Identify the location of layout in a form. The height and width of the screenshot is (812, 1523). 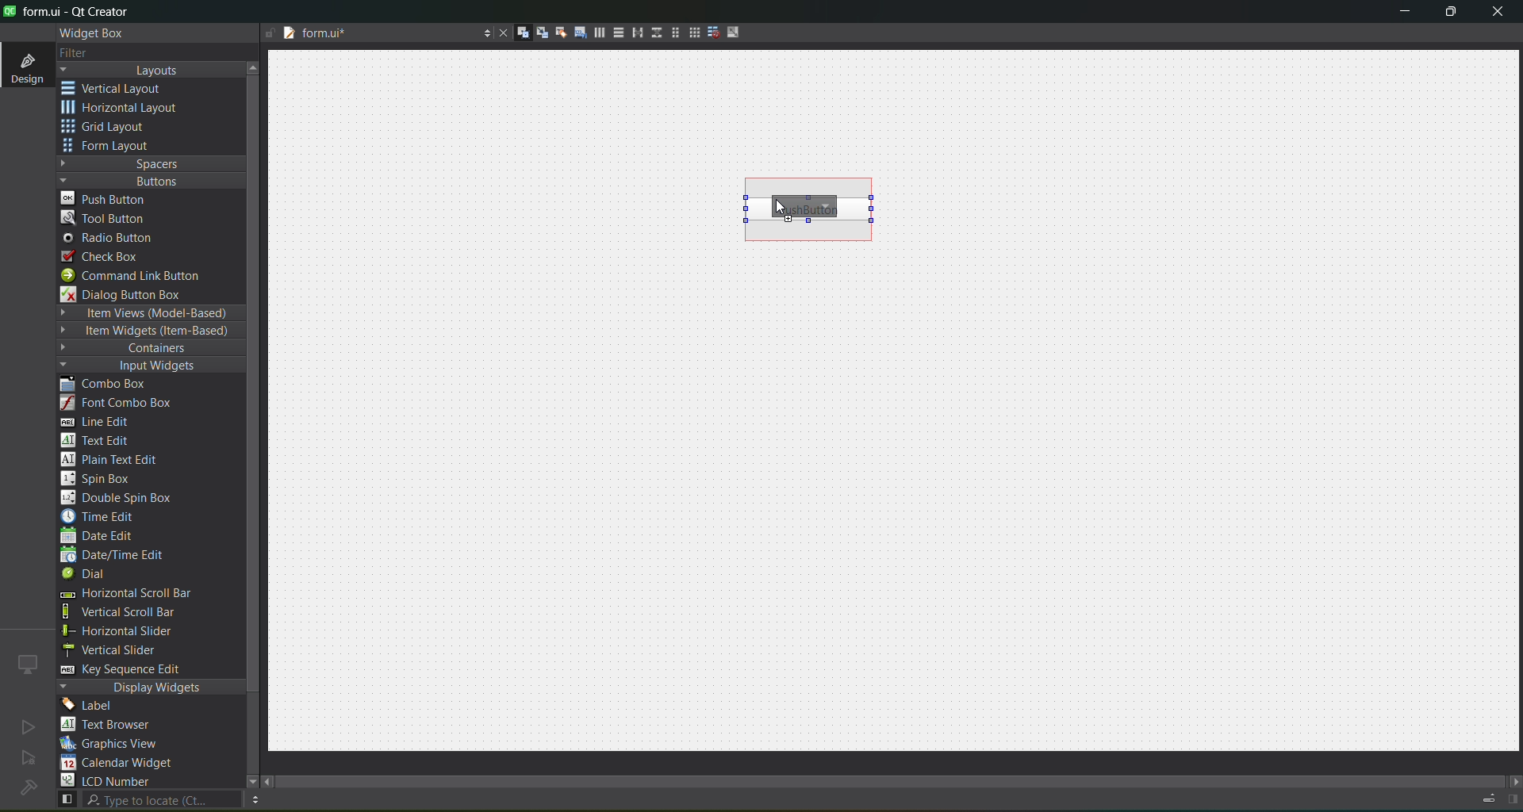
(670, 33).